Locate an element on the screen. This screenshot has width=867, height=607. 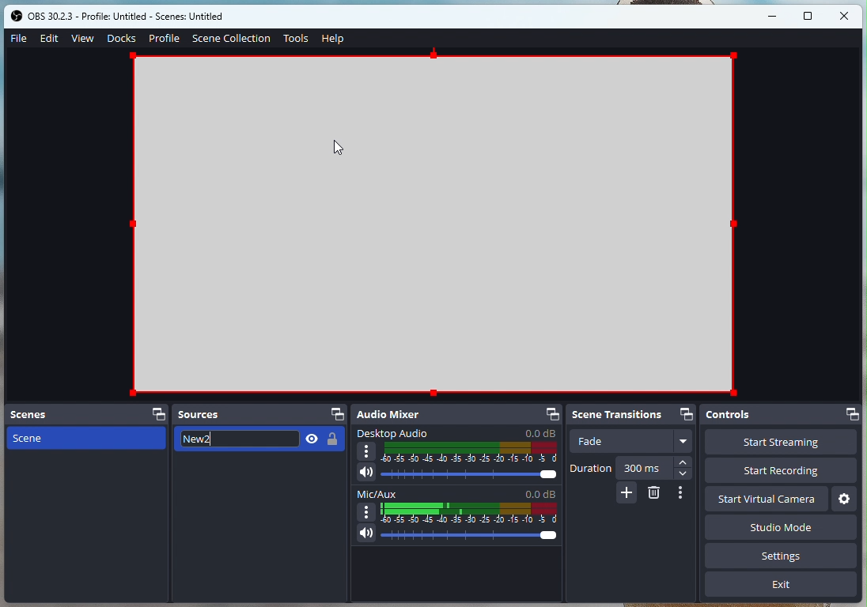
close is located at coordinates (845, 15).